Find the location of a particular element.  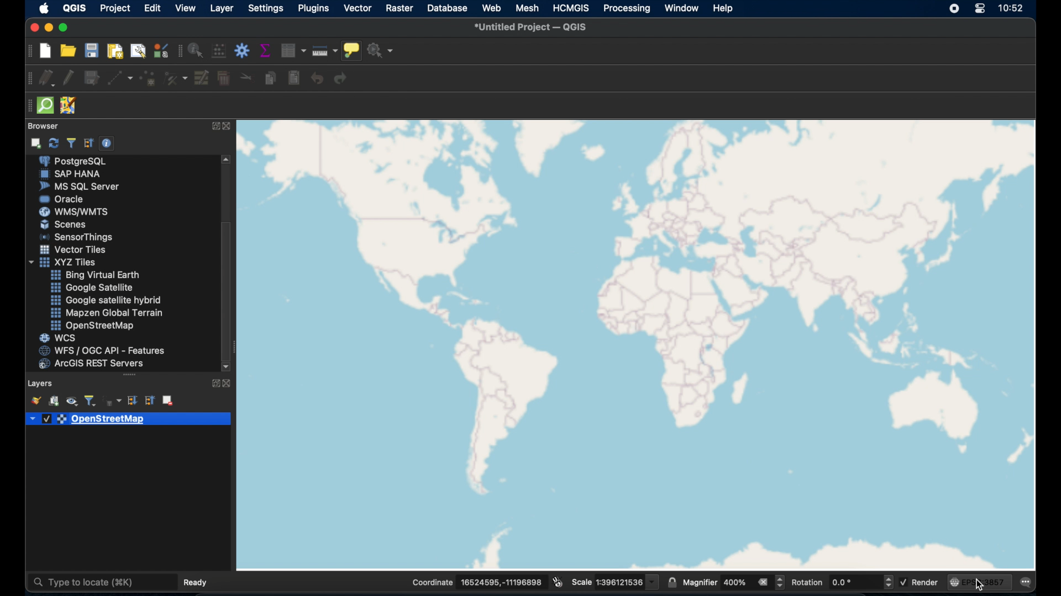

attributes toolbar is located at coordinates (180, 51).